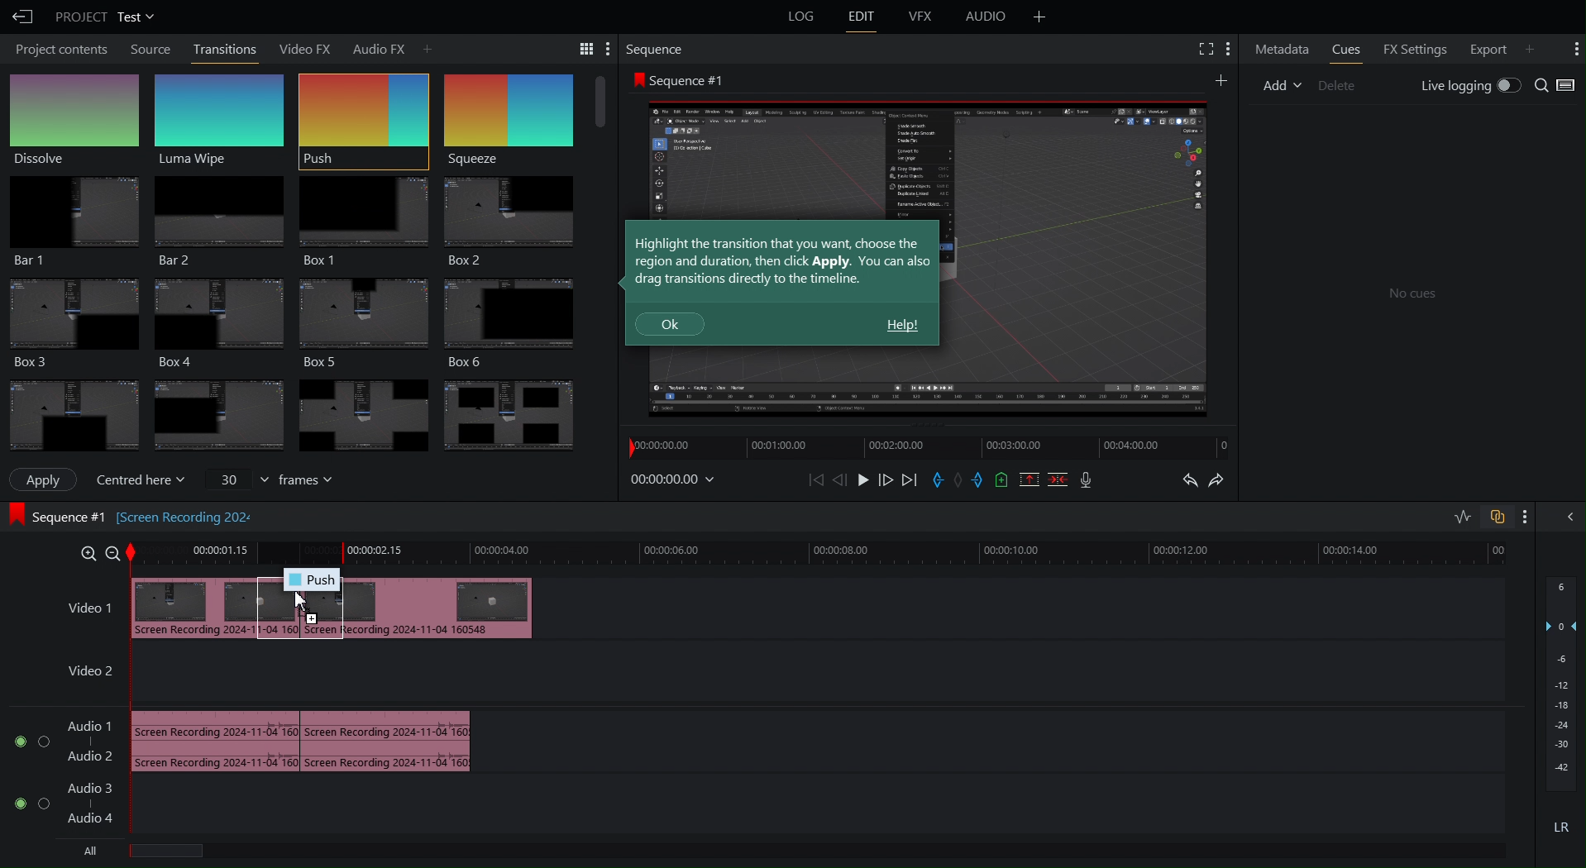  What do you see at coordinates (294, 416) in the screenshot?
I see `Transitions` at bounding box center [294, 416].